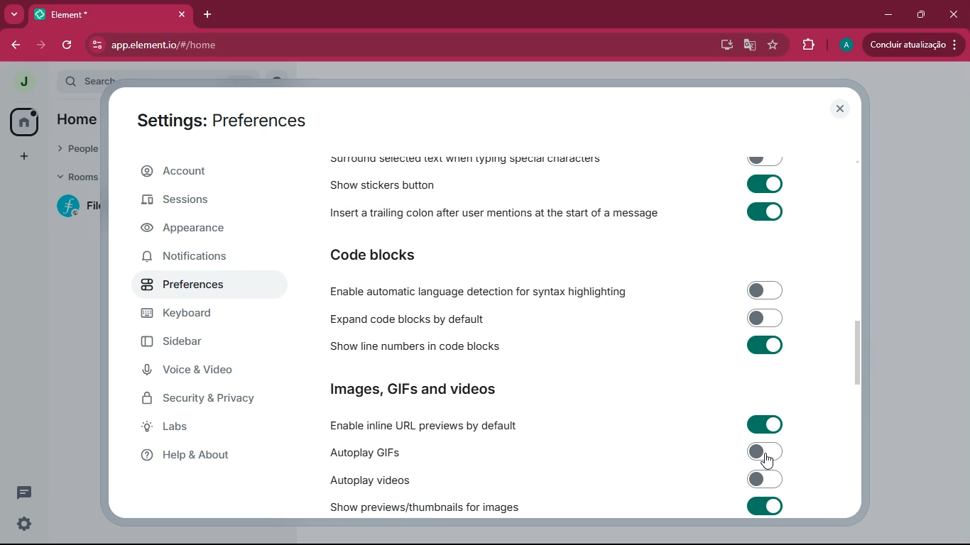 The image size is (970, 545). What do you see at coordinates (208, 16) in the screenshot?
I see `add tab` at bounding box center [208, 16].